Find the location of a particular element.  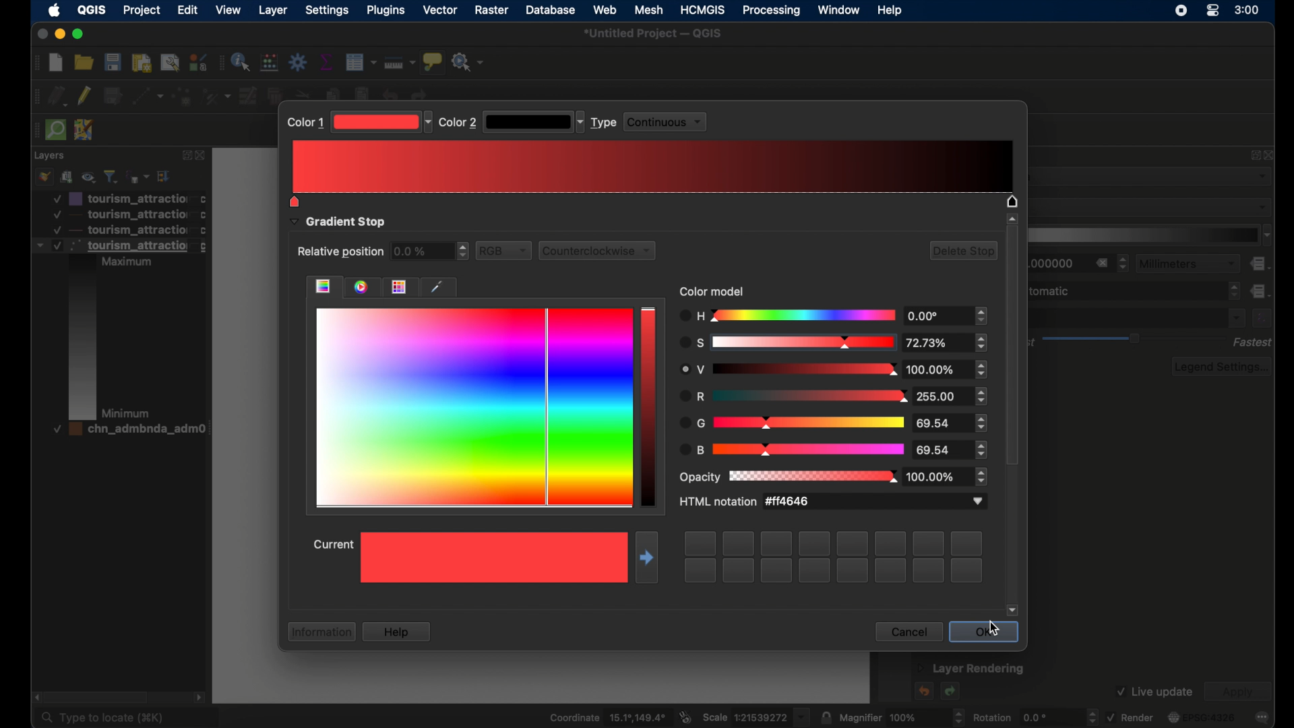

color changed is located at coordinates (805, 369).